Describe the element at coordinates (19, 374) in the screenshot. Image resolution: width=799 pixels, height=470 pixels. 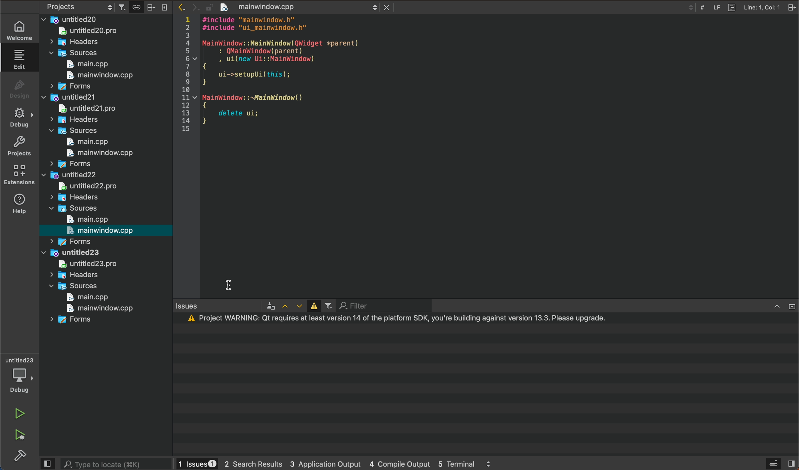
I see `debug` at that location.